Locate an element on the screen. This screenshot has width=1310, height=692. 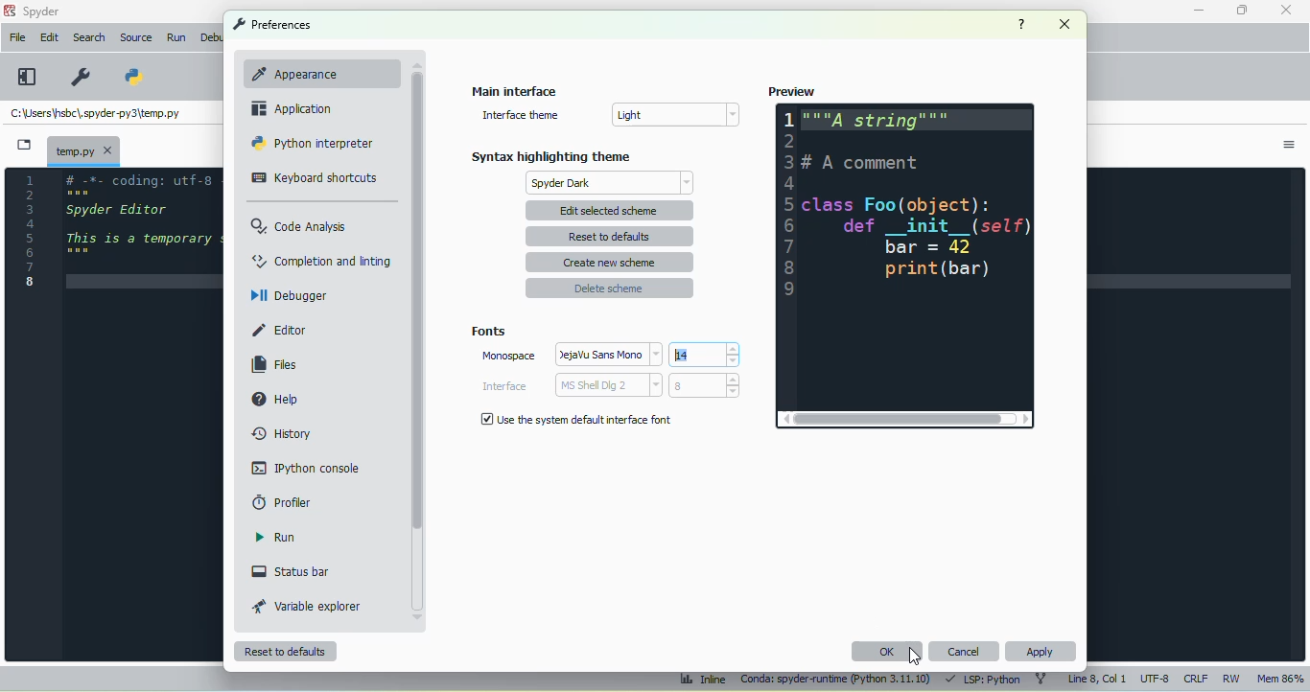
help is located at coordinates (273, 398).